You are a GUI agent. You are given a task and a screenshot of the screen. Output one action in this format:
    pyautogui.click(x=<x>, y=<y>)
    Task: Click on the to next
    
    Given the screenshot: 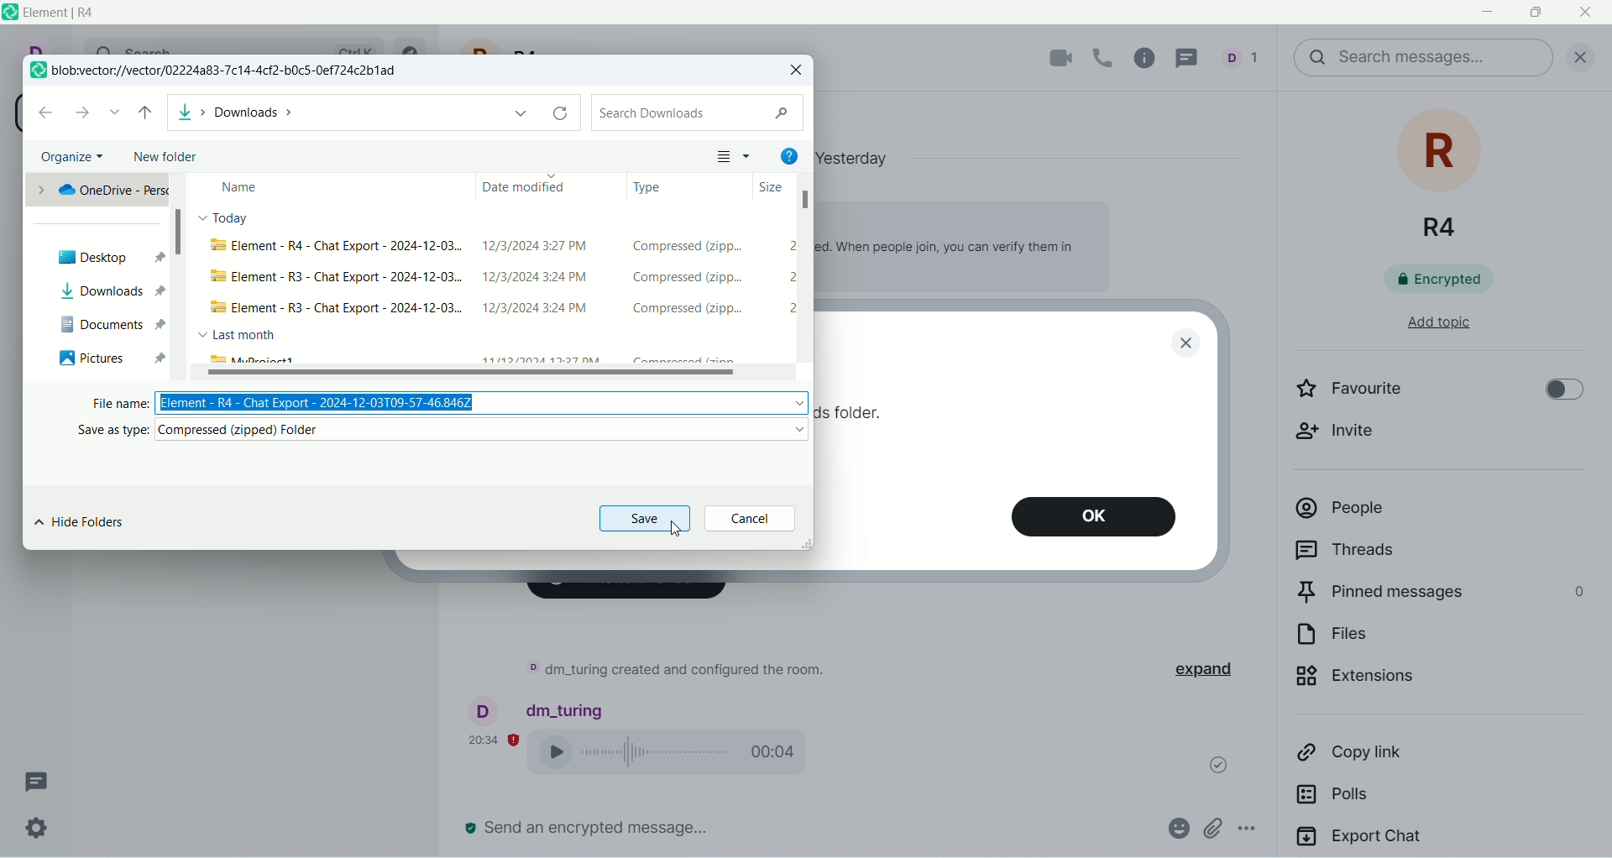 What is the action you would take?
    pyautogui.click(x=84, y=116)
    